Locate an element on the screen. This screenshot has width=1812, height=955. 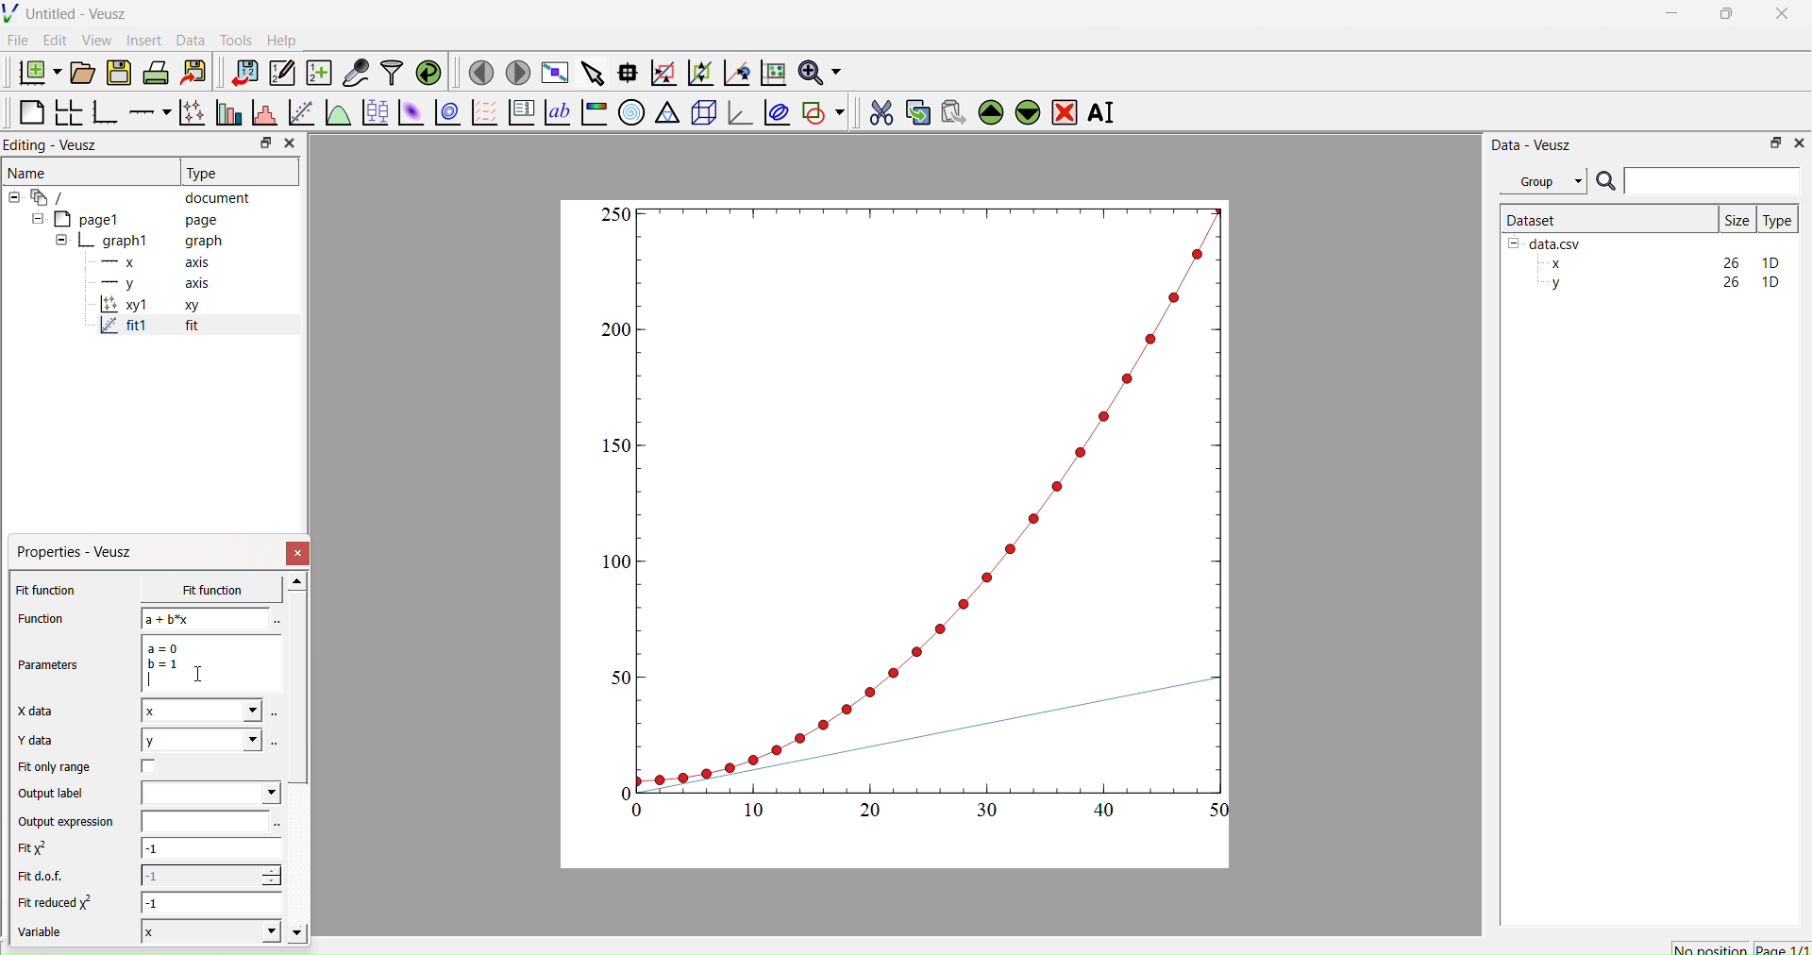
Output label is located at coordinates (55, 794).